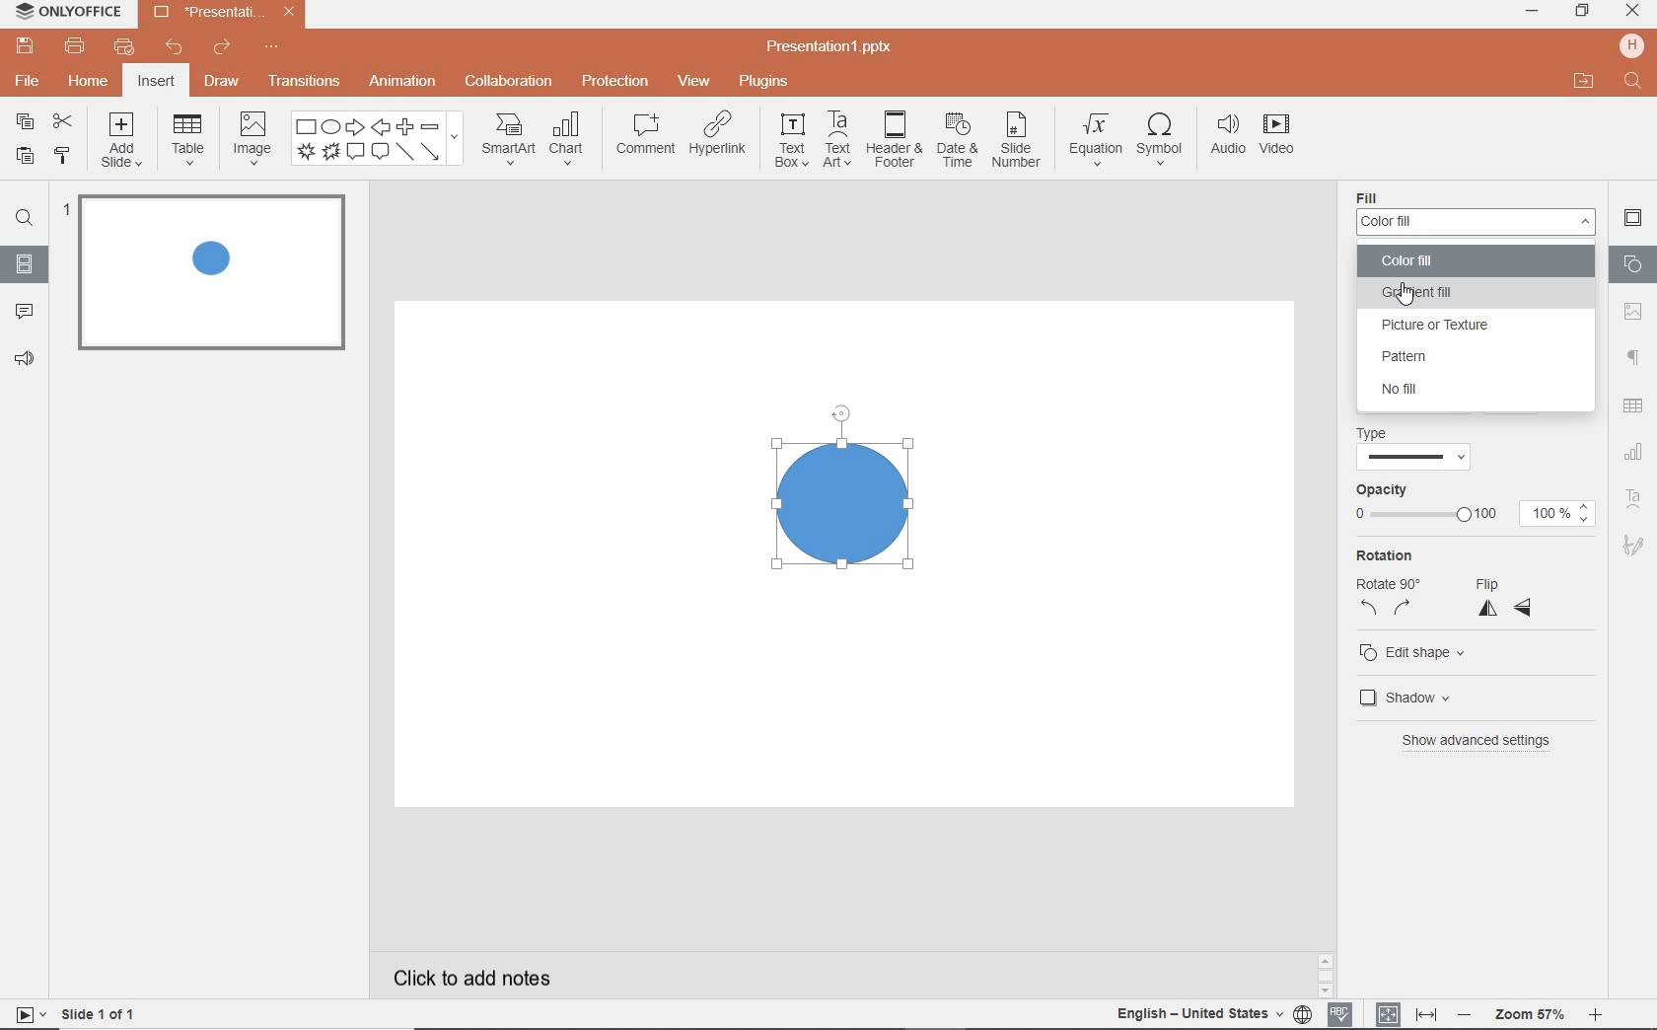 This screenshot has height=1030, width=1657. What do you see at coordinates (1405, 356) in the screenshot?
I see `pattern` at bounding box center [1405, 356].